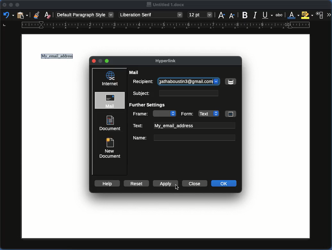 The height and width of the screenshot is (250, 332). What do you see at coordinates (142, 82) in the screenshot?
I see `Recipient` at bounding box center [142, 82].